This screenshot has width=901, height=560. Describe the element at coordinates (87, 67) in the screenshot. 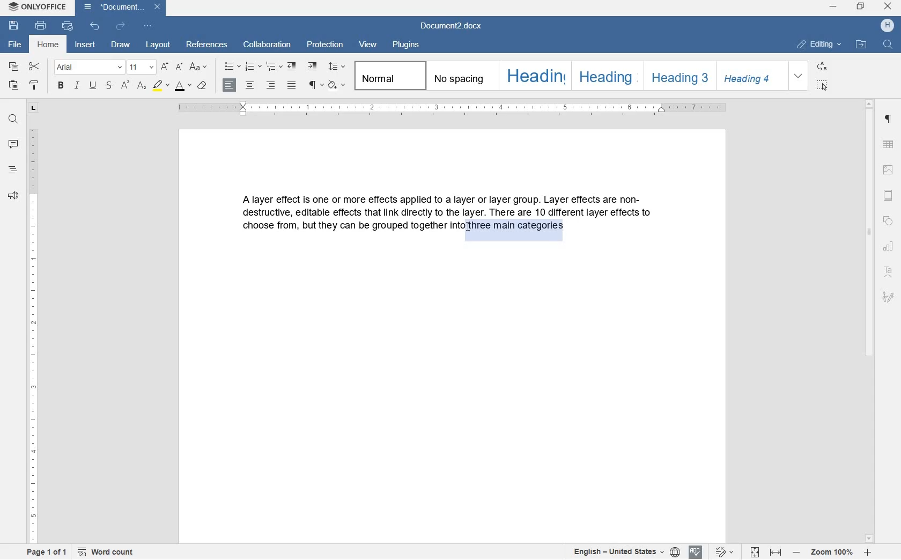

I see `font name` at that location.